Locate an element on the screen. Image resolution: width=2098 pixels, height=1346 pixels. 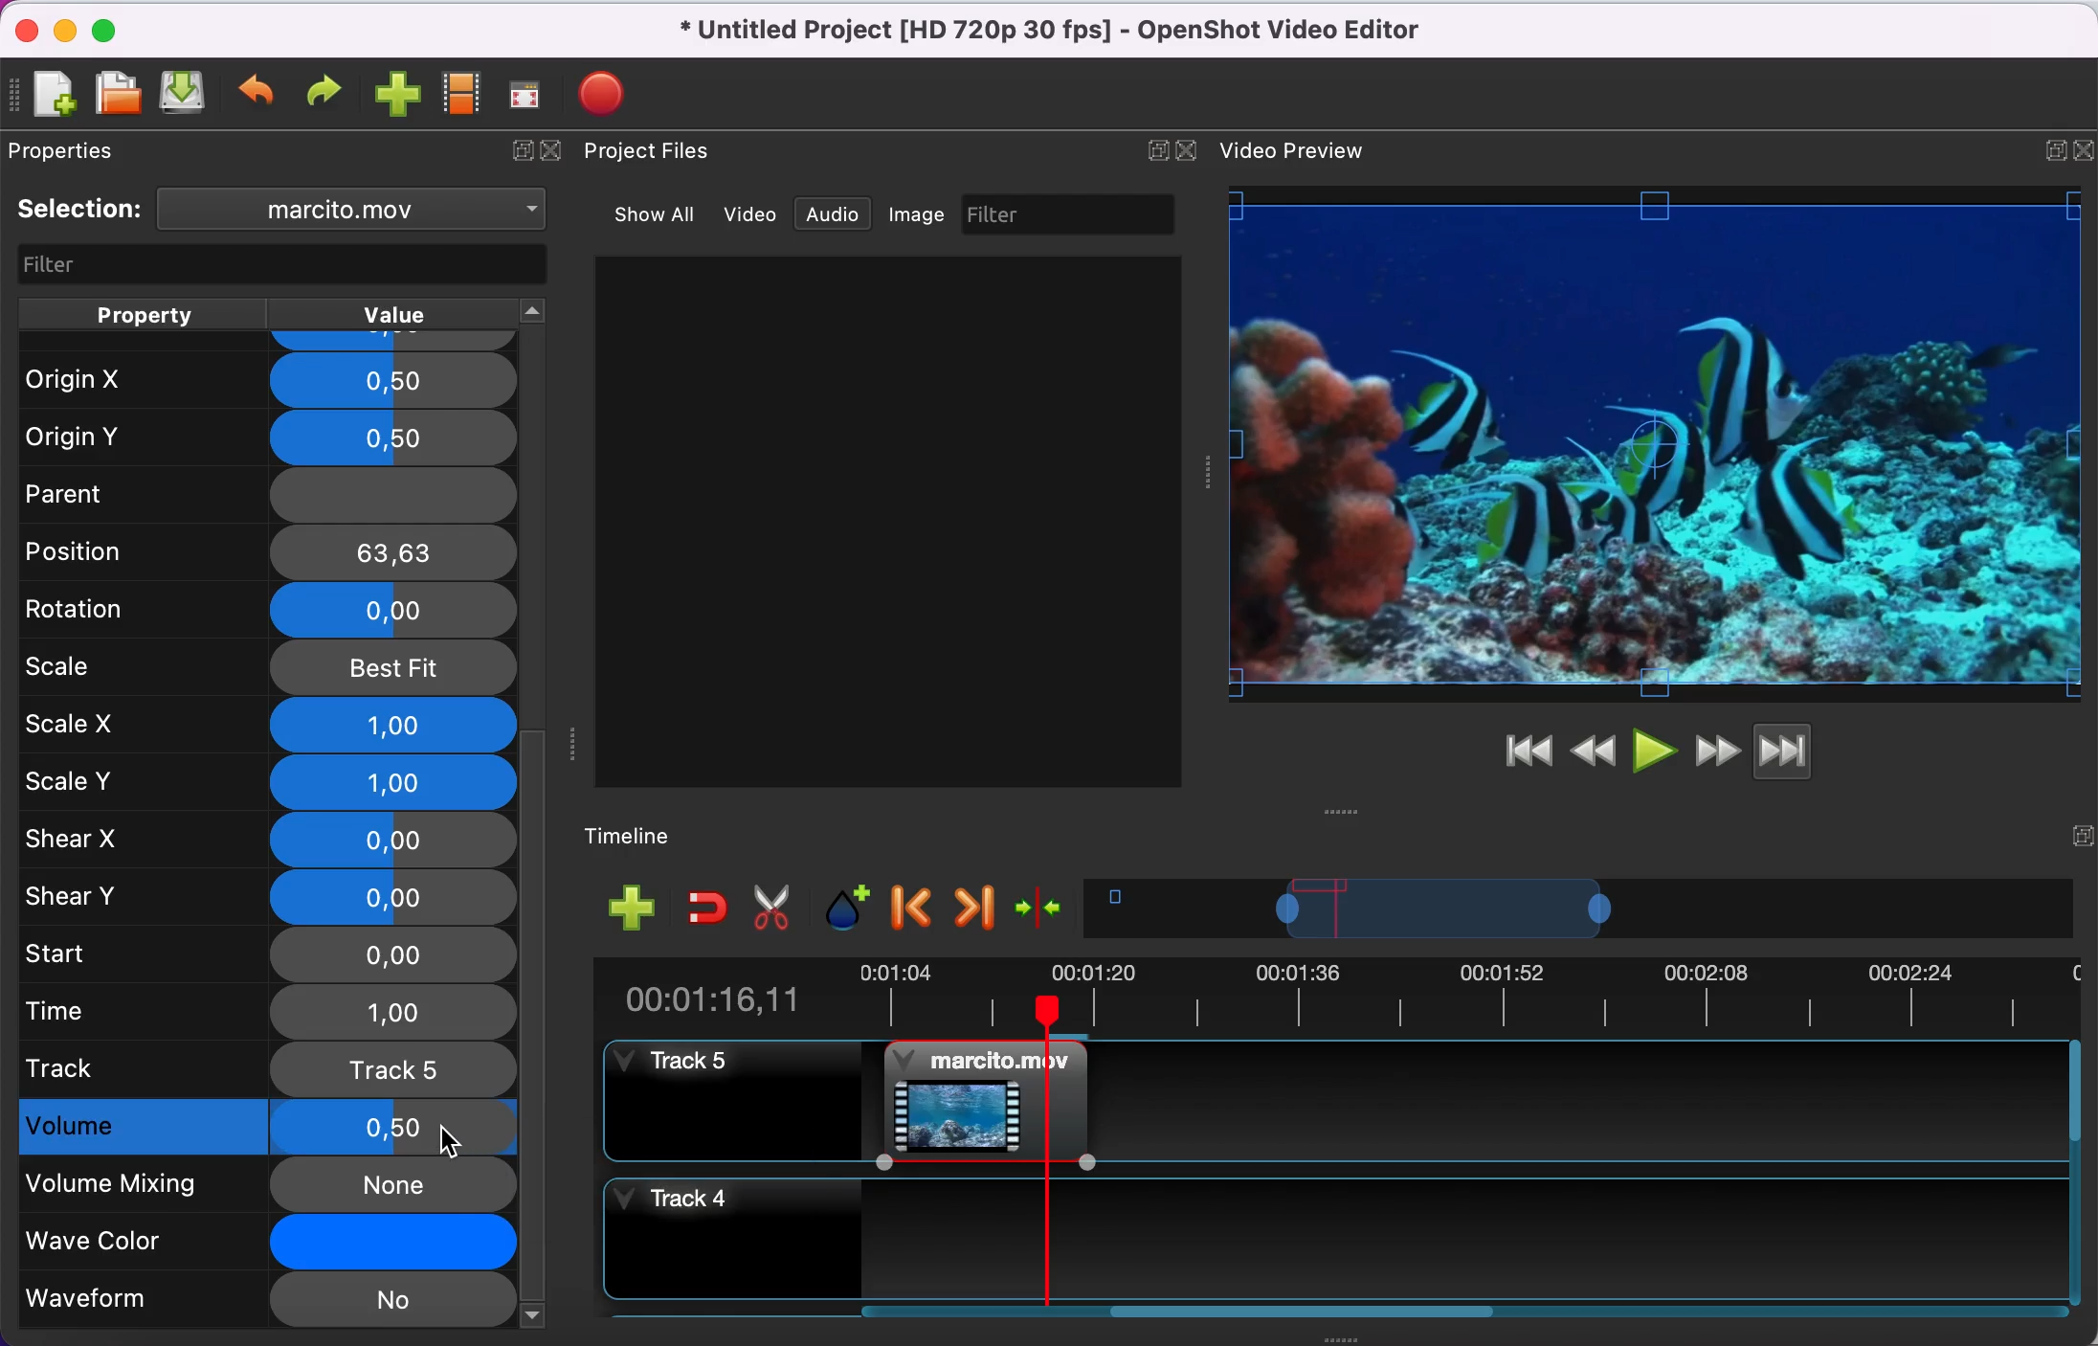
jump to start is located at coordinates (1528, 752).